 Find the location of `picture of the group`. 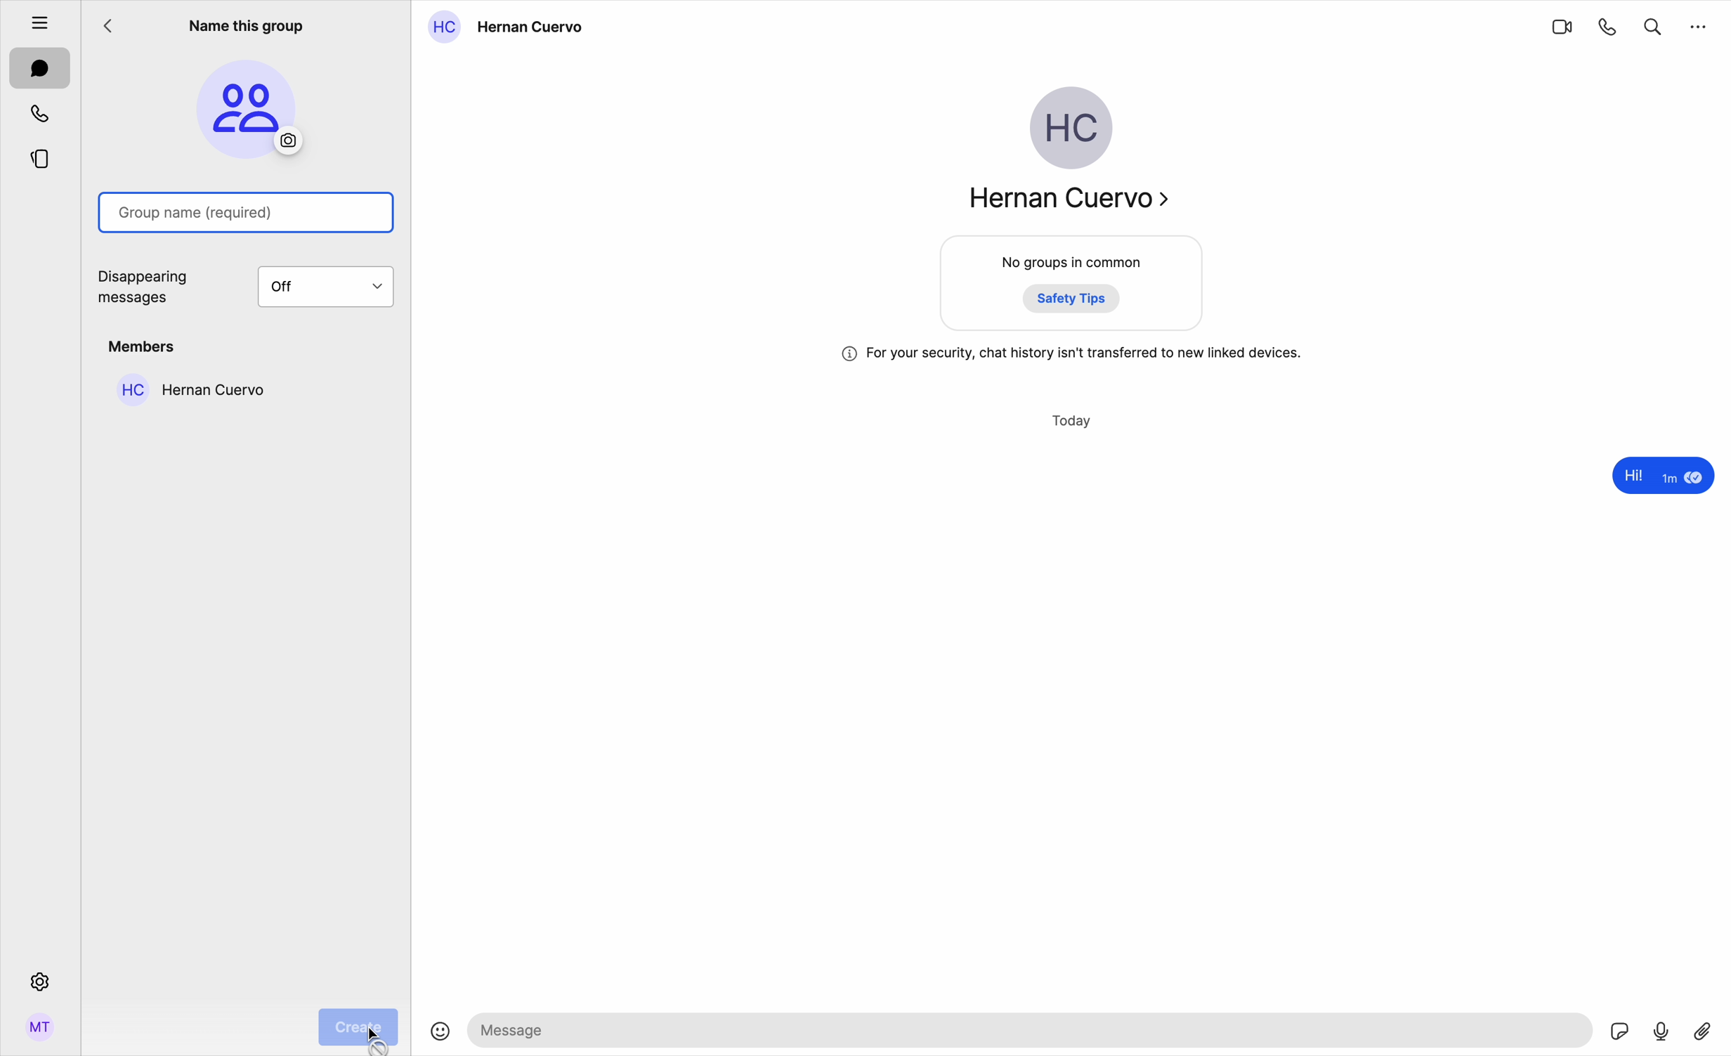

picture of the group is located at coordinates (247, 108).